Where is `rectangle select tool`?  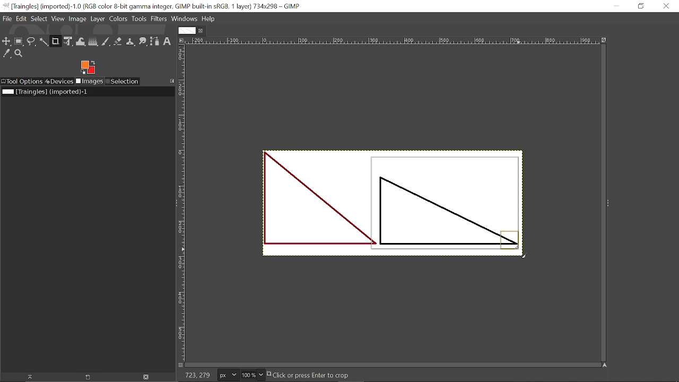
rectangle select tool is located at coordinates (20, 41).